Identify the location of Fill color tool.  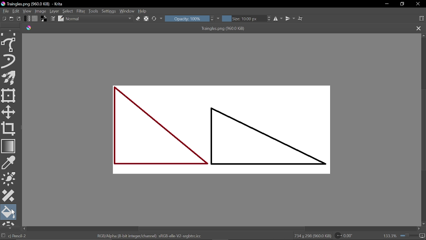
(9, 212).